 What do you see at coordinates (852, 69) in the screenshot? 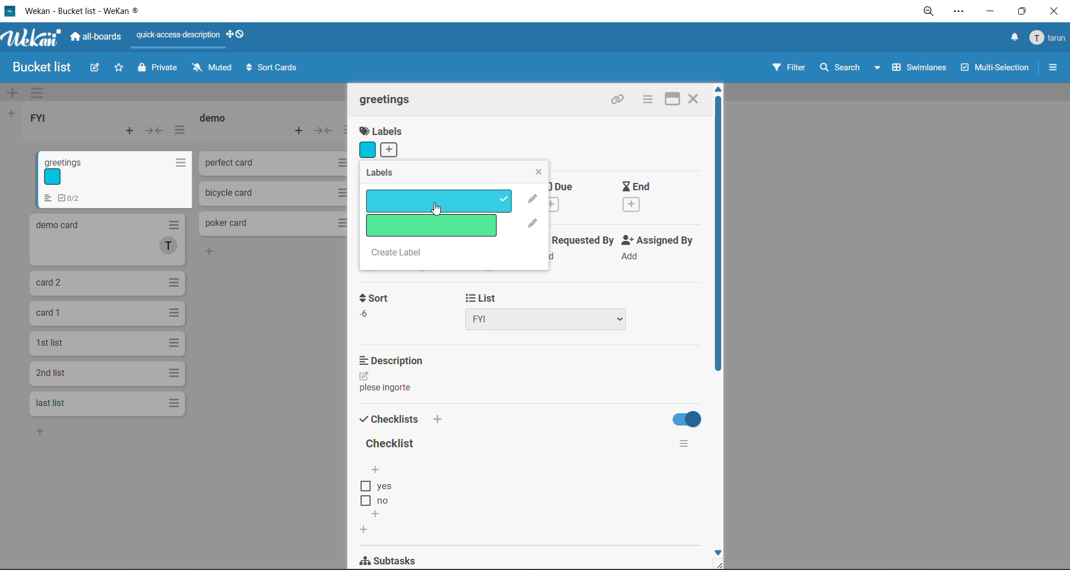
I see `search` at bounding box center [852, 69].